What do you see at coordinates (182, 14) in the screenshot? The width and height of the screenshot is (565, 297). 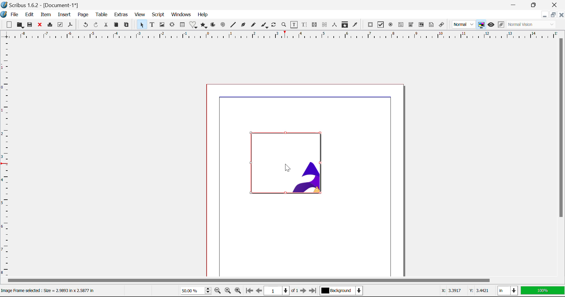 I see `Windows` at bounding box center [182, 14].